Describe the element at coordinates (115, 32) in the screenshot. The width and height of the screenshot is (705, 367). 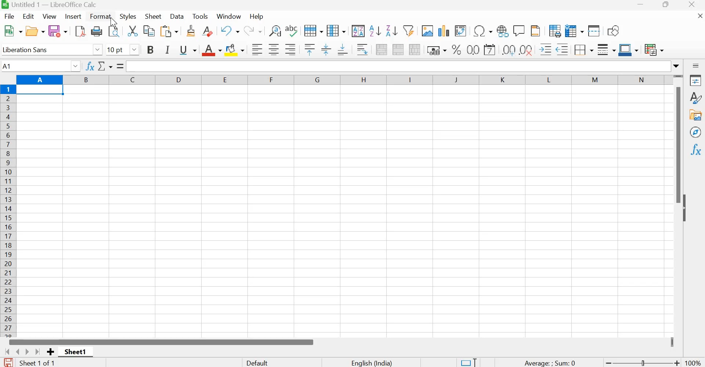
I see `Toggle print preview` at that location.